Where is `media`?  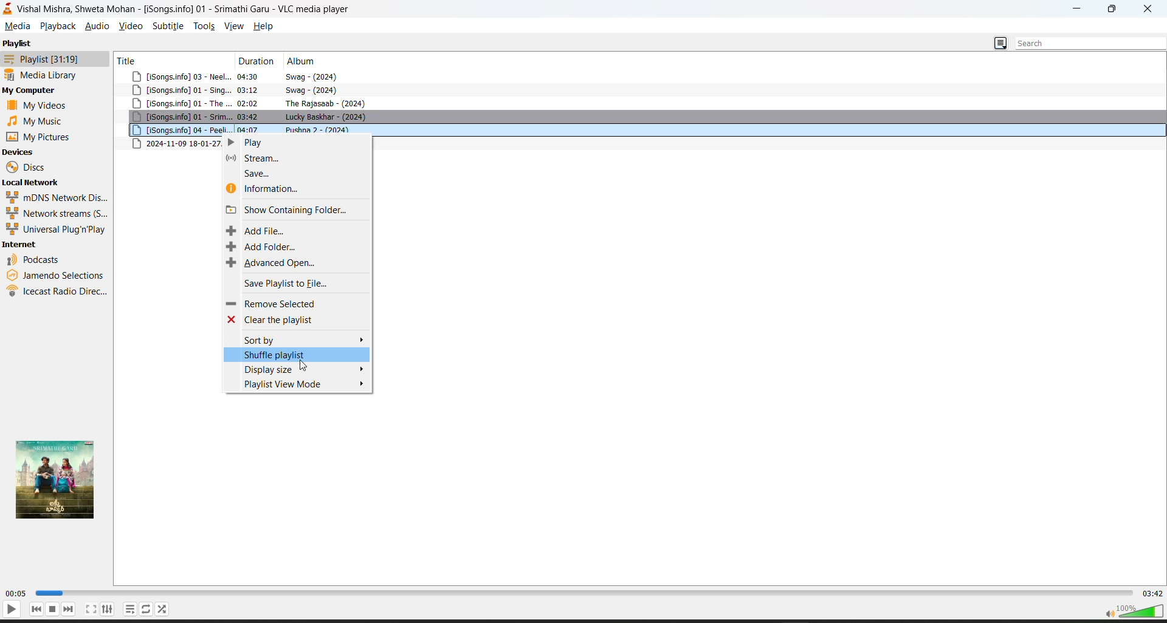
media is located at coordinates (17, 26).